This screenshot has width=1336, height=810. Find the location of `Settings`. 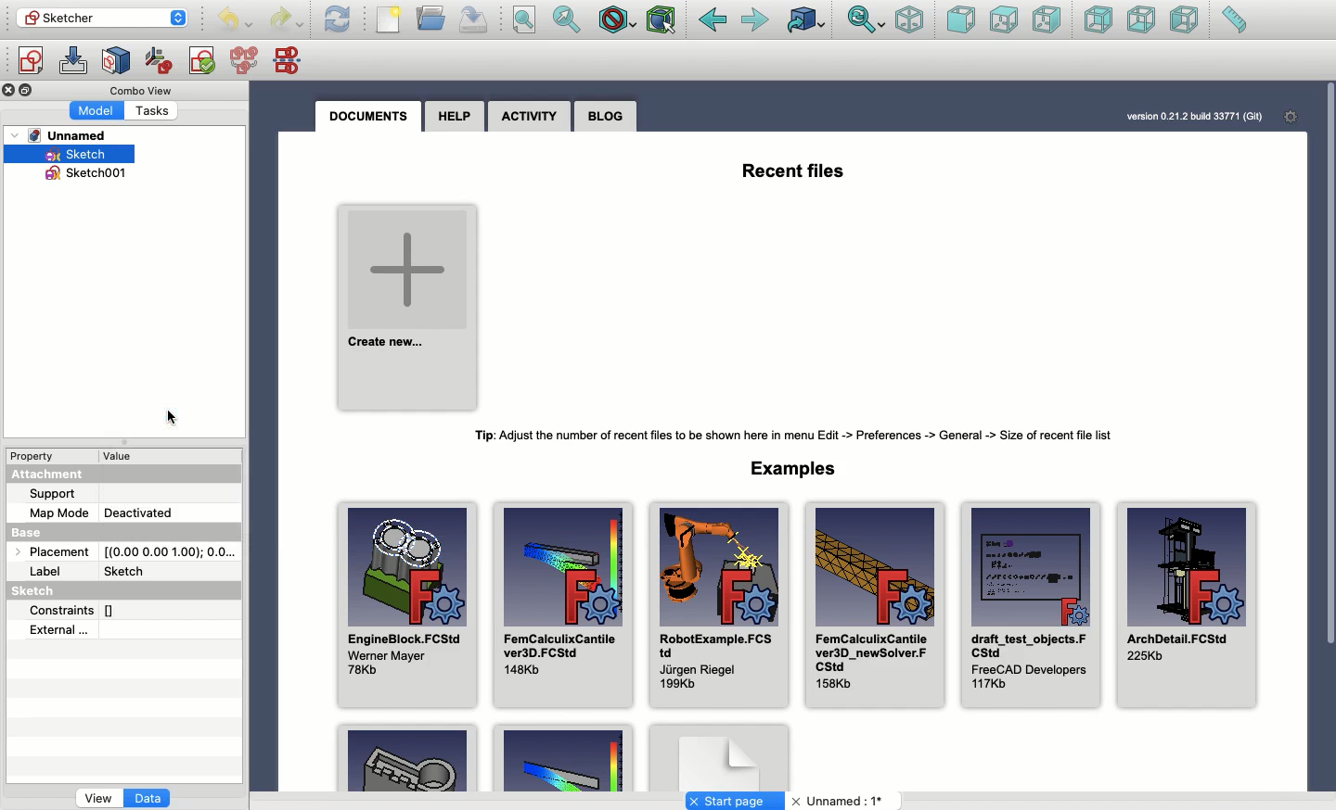

Settings is located at coordinates (1285, 116).